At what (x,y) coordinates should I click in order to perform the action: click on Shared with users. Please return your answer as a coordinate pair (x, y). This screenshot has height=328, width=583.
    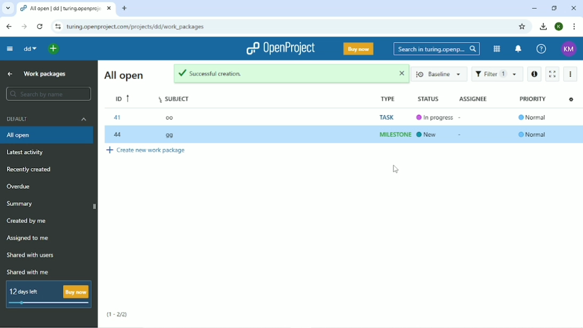
    Looking at the image, I should click on (31, 255).